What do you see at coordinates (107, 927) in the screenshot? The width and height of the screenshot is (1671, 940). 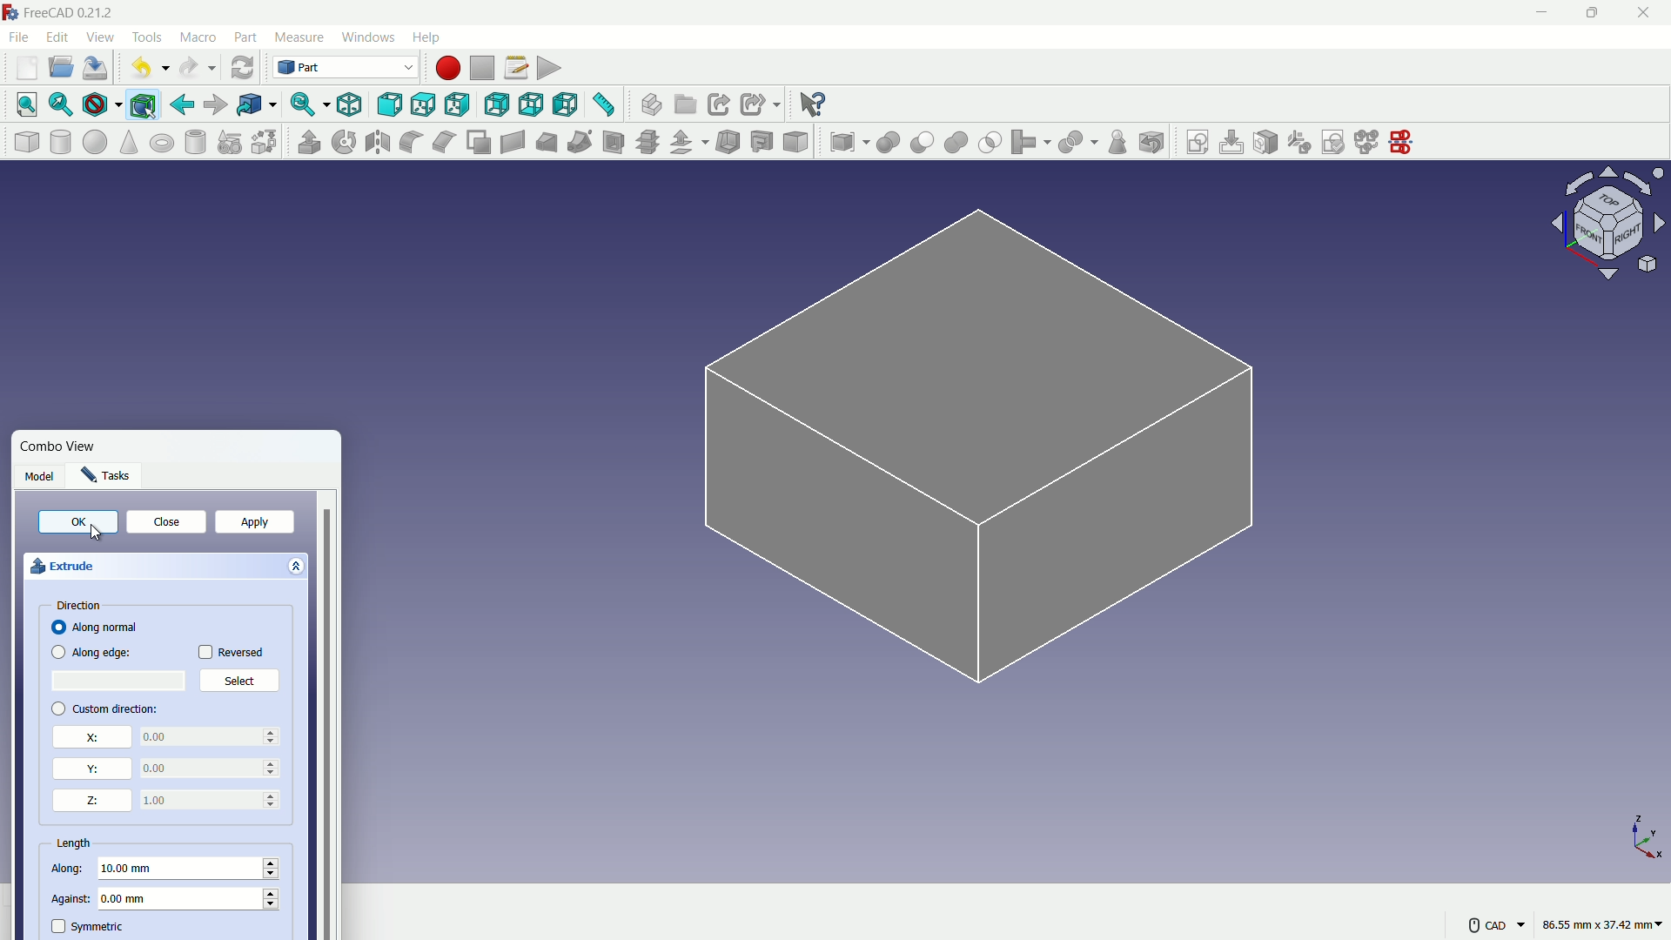 I see `symmetric` at bounding box center [107, 927].